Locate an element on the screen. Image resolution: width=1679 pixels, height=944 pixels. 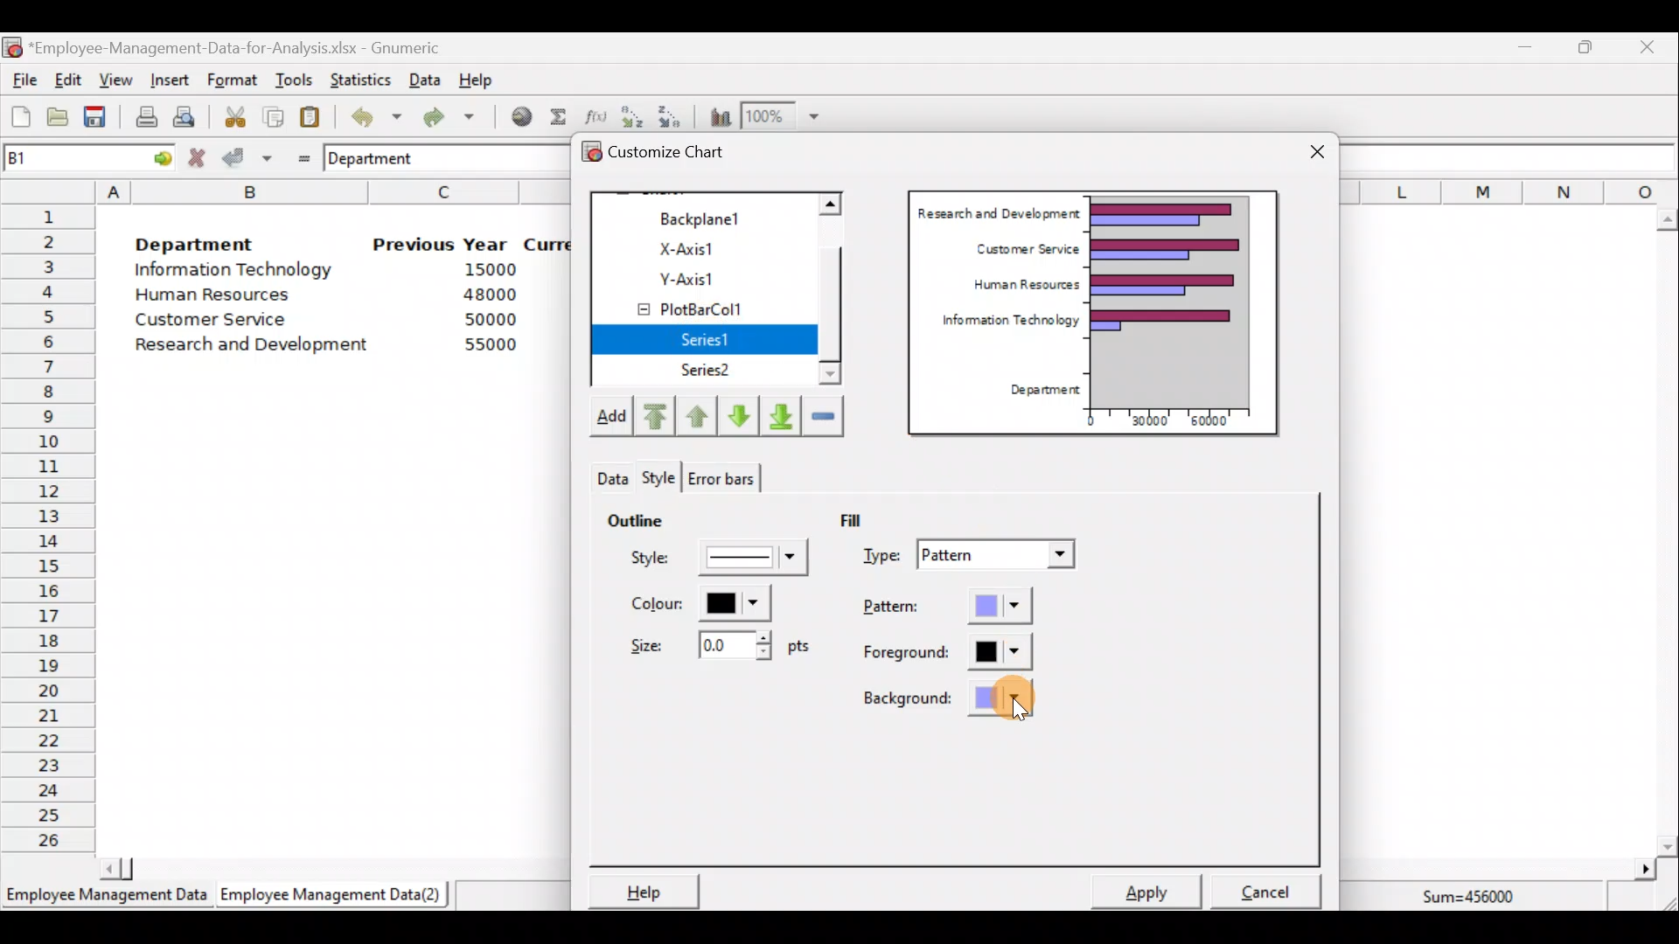
Data is located at coordinates (425, 80).